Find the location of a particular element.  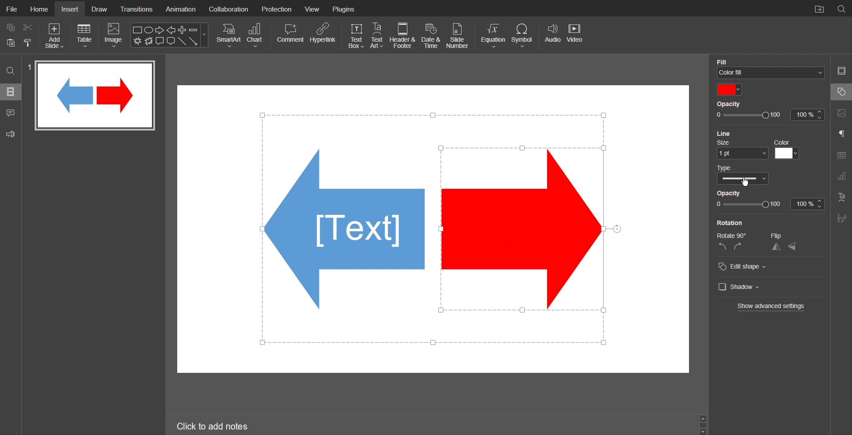

paste options is located at coordinates (28, 44).